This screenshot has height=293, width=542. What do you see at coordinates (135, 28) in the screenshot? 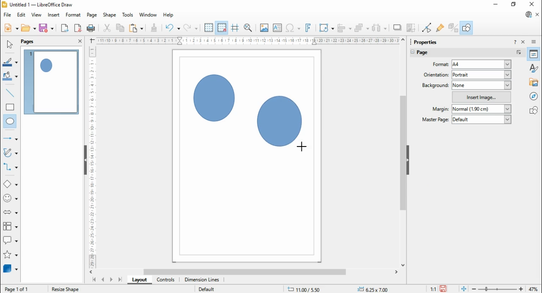
I see `paste` at bounding box center [135, 28].